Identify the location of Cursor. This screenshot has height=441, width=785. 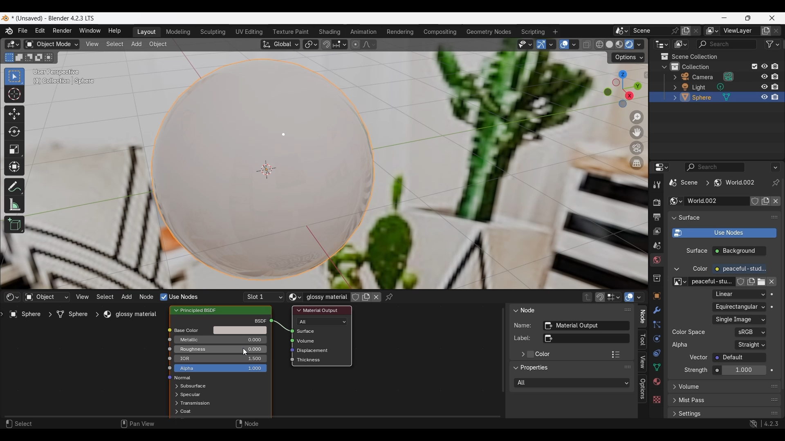
(246, 352).